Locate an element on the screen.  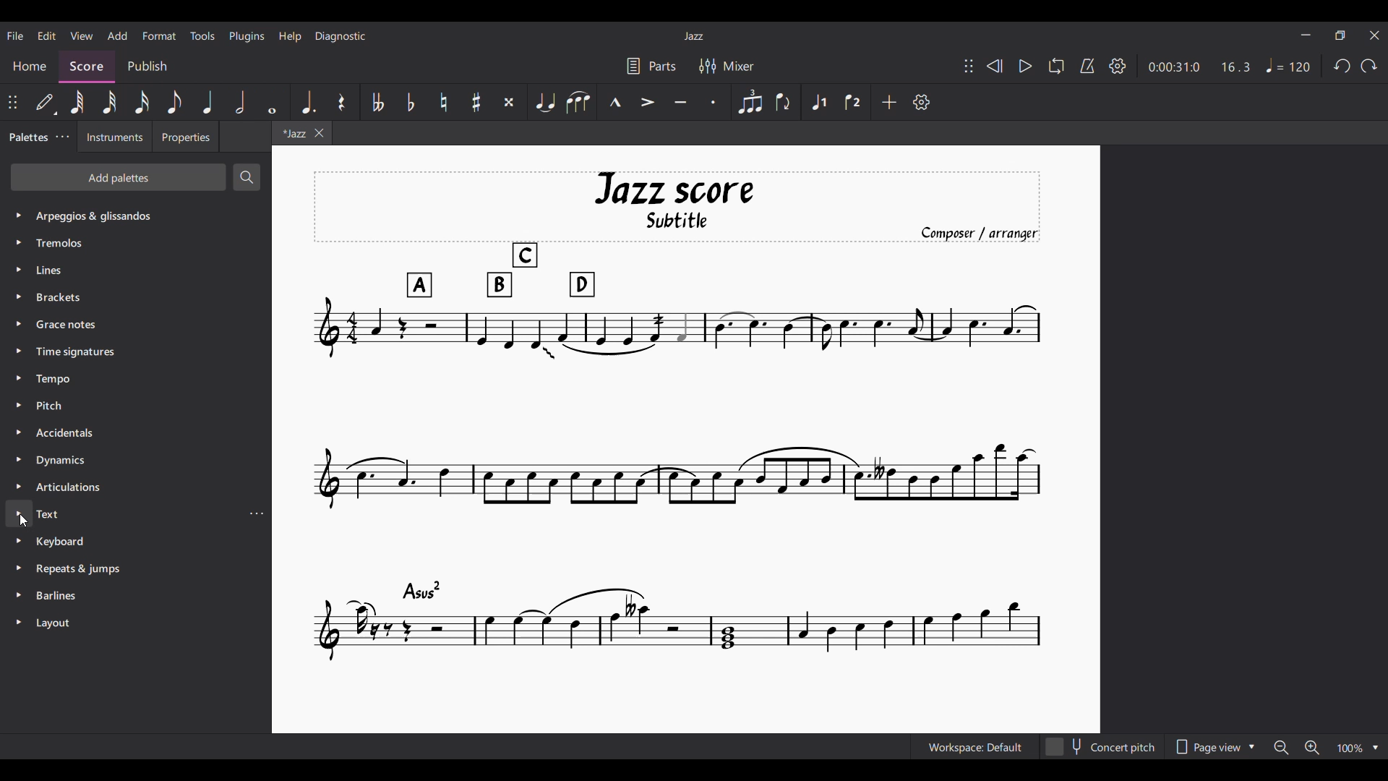
Publish section is located at coordinates (147, 67).